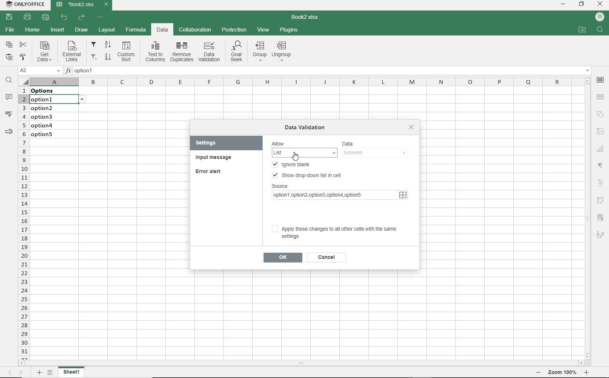 The image size is (609, 378). I want to click on NAME MANAGER, so click(40, 71).